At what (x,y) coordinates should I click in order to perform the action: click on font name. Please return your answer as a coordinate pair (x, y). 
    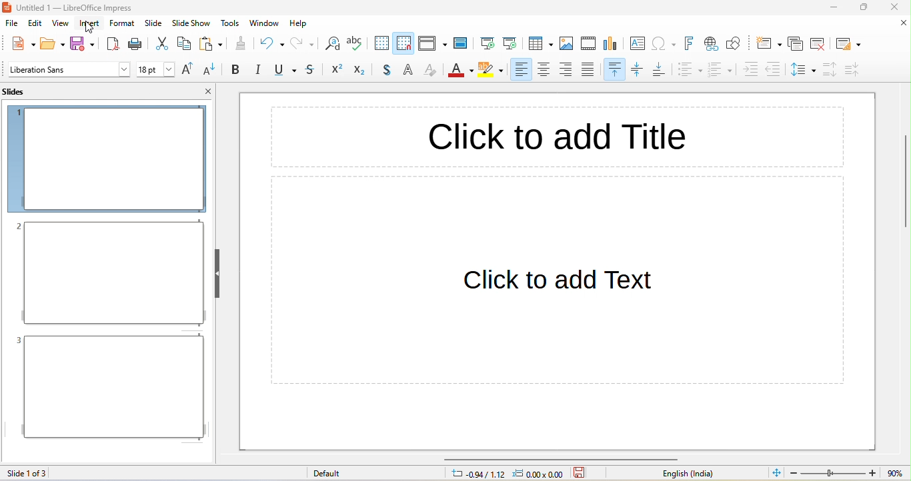
    Looking at the image, I should click on (69, 69).